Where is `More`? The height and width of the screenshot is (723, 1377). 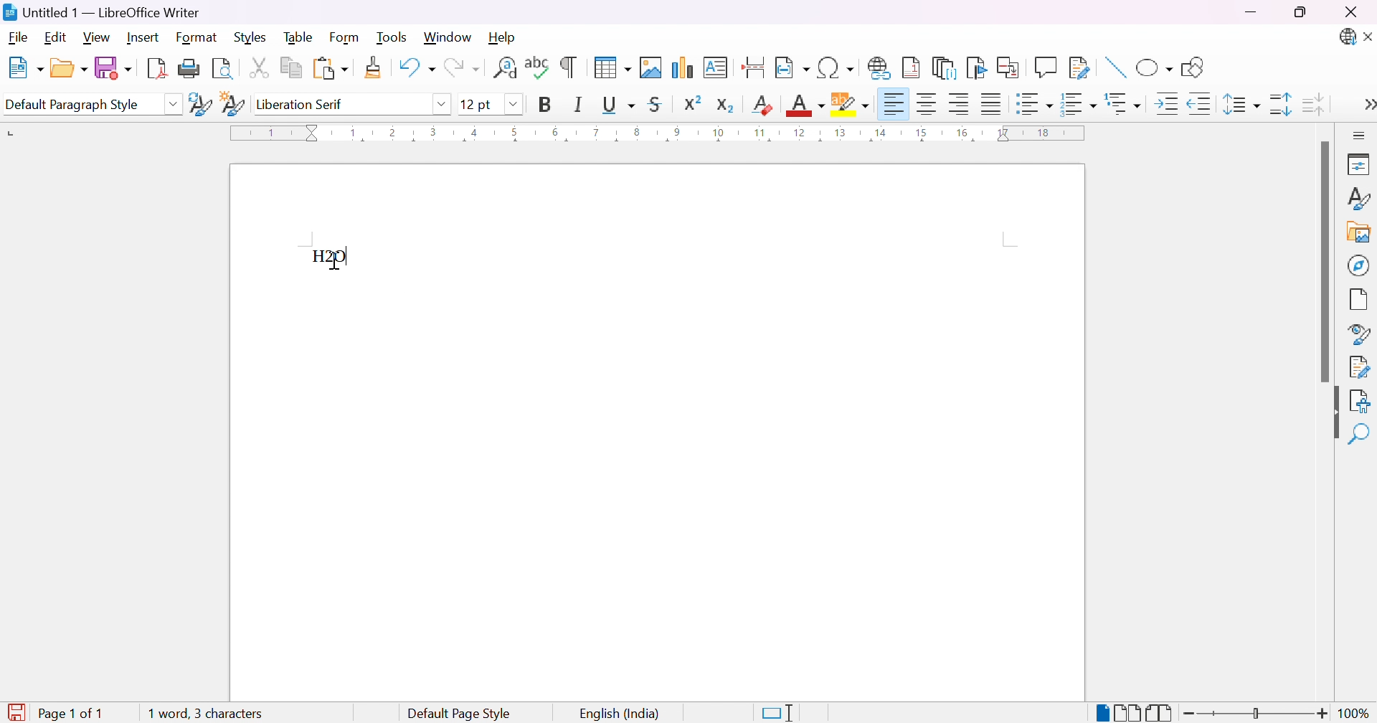
More is located at coordinates (1365, 106).